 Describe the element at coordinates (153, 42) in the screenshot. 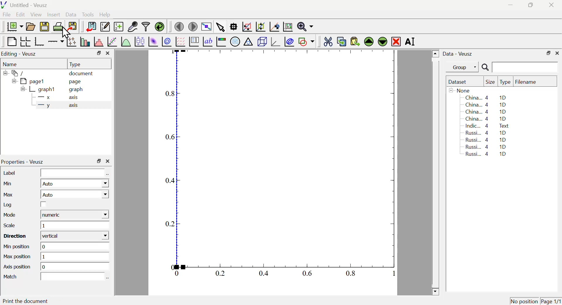

I see `Plot 2D set as image` at that location.